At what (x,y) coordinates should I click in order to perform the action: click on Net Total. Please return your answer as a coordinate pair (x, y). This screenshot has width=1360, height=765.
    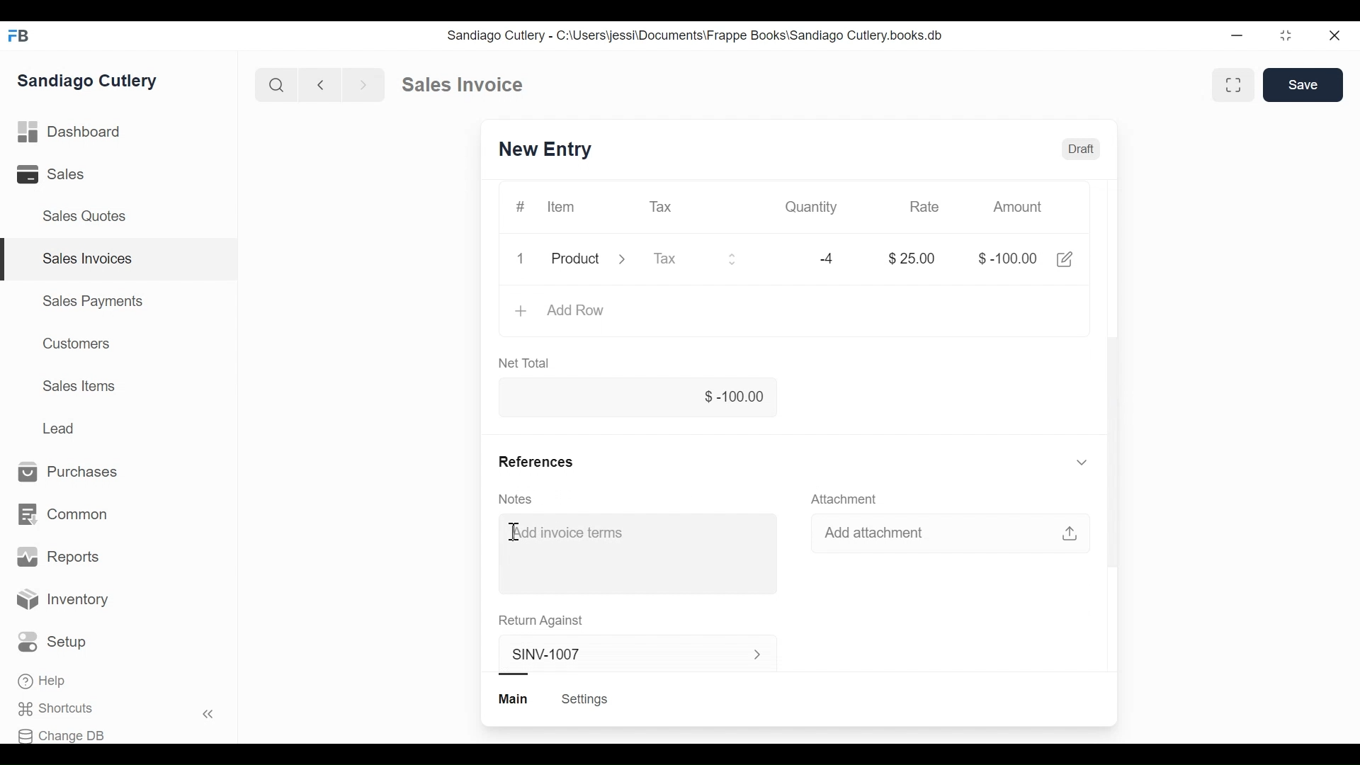
    Looking at the image, I should click on (527, 362).